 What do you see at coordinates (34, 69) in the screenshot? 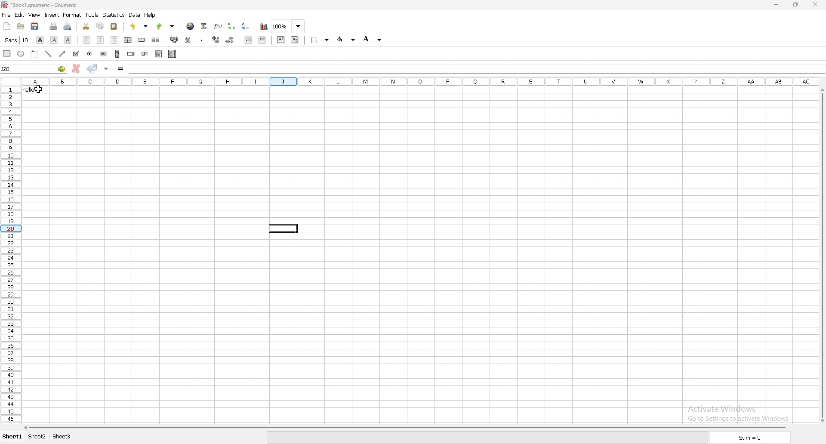
I see `J20` at bounding box center [34, 69].